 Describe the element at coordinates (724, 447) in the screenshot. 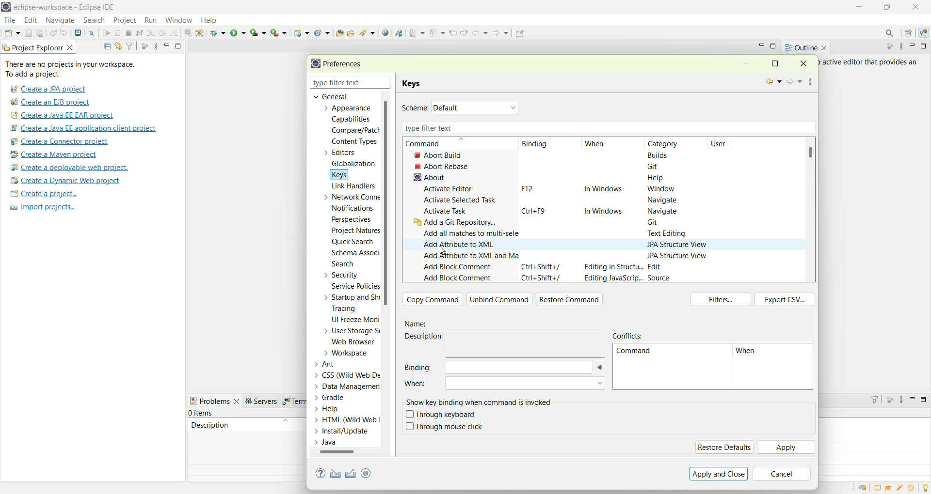

I see `restore default` at that location.